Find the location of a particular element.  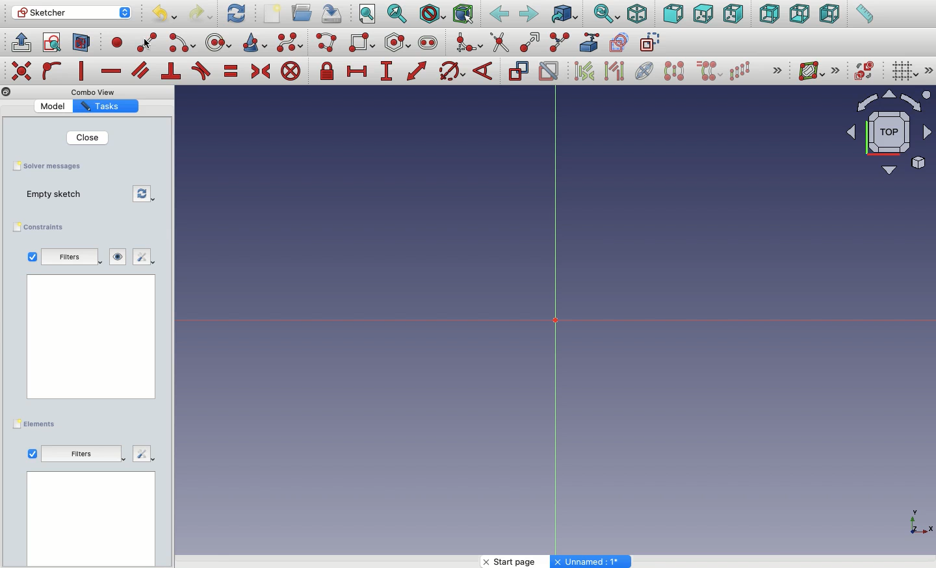

New is located at coordinates (274, 14).